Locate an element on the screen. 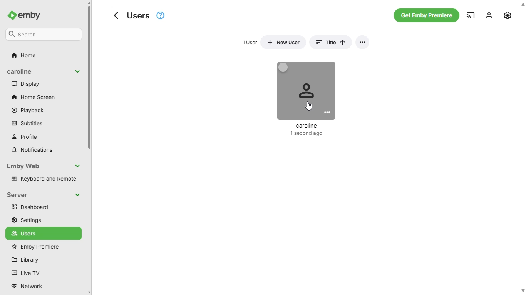 The width and height of the screenshot is (526, 295). settings is located at coordinates (489, 15).